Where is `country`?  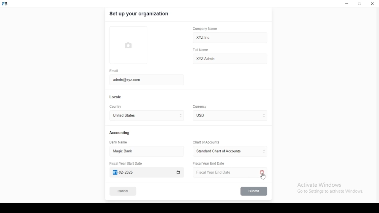 country is located at coordinates (116, 107).